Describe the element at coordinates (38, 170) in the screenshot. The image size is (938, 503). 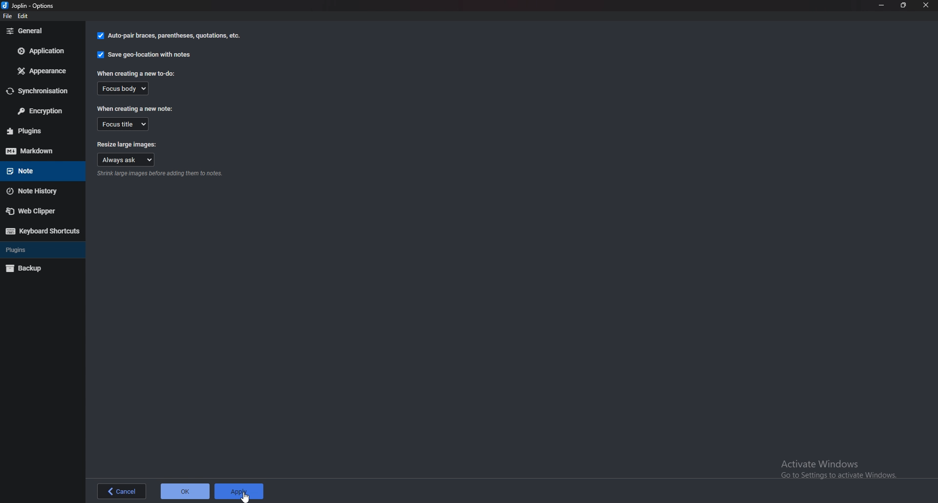
I see `note` at that location.